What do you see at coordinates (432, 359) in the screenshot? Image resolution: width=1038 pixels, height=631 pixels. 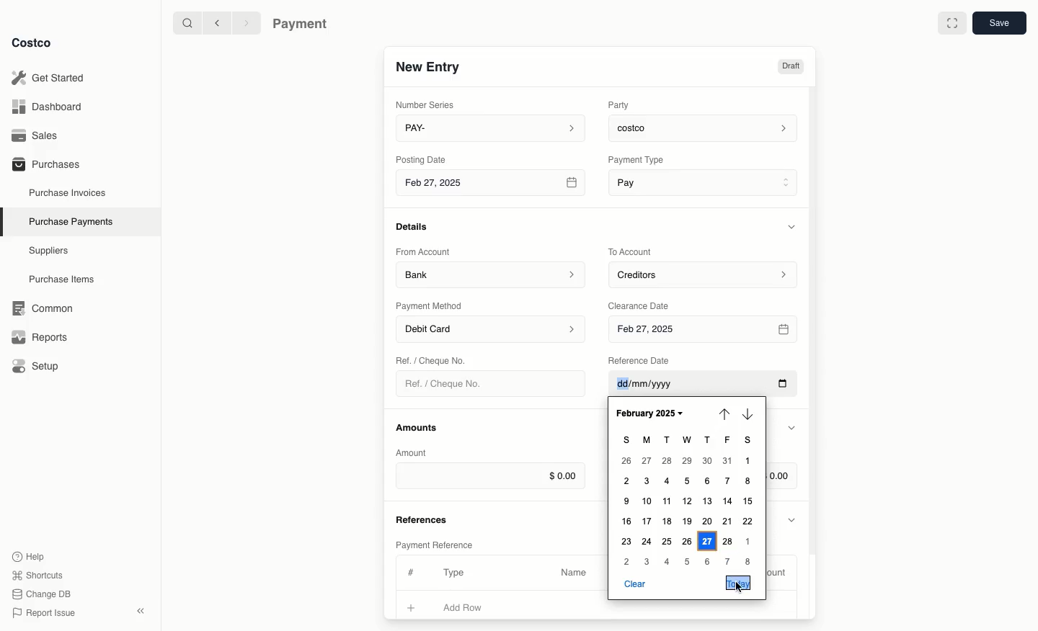 I see `Ret. / Cheque No.` at bounding box center [432, 359].